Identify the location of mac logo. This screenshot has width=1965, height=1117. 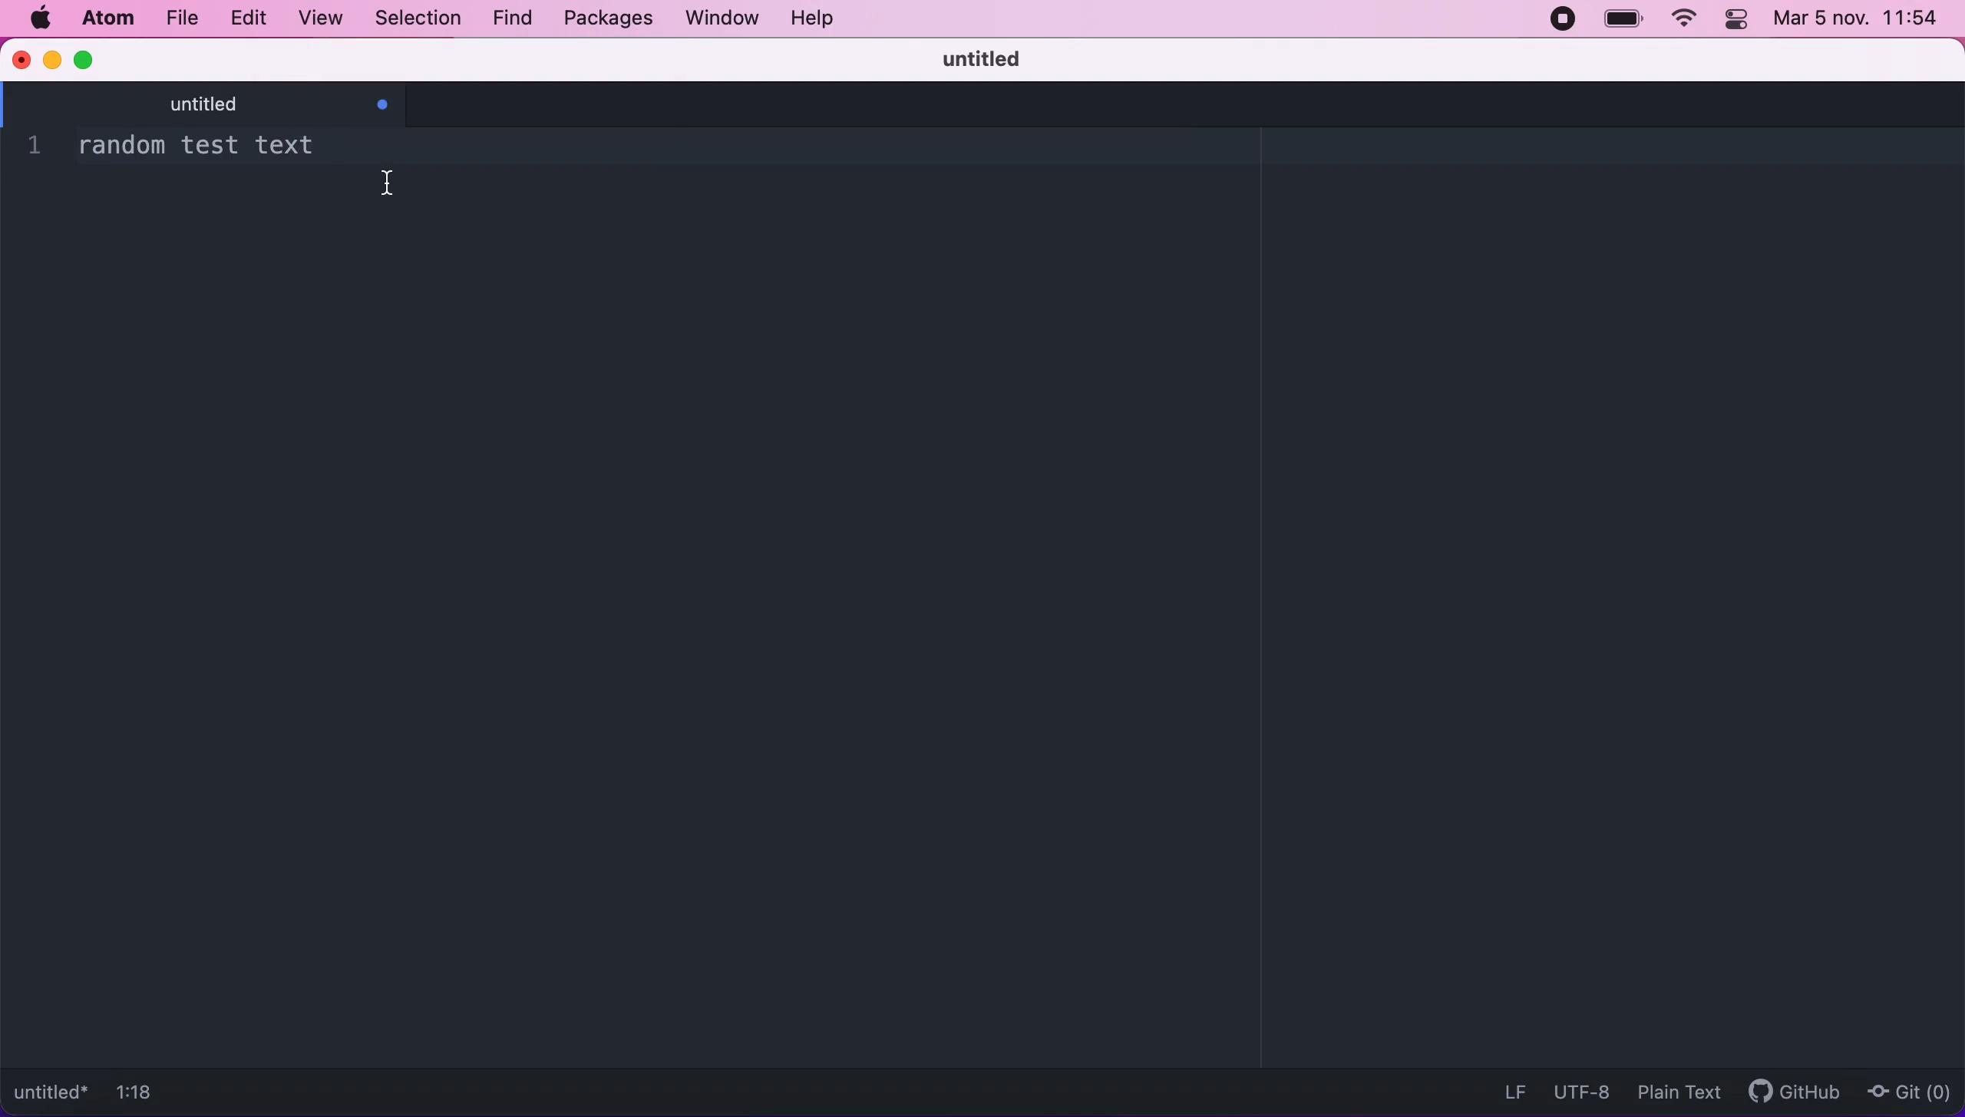
(39, 19).